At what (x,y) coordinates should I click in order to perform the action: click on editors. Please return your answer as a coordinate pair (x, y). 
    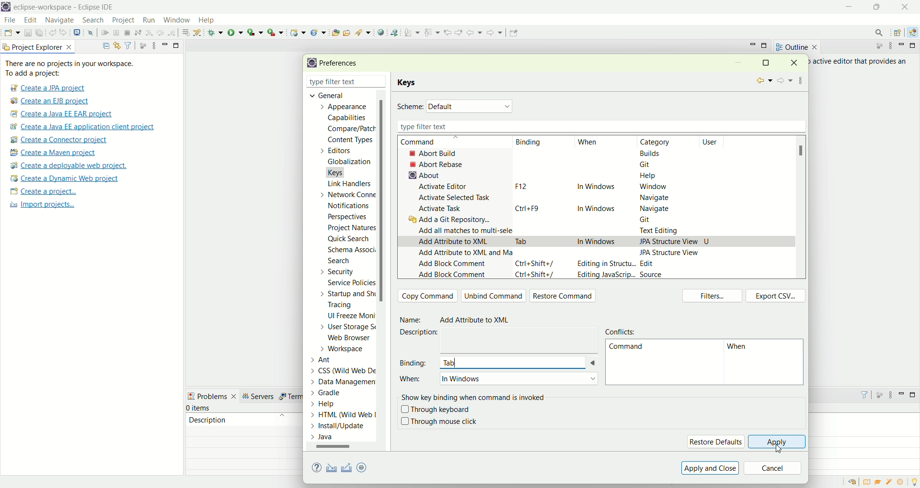
    Looking at the image, I should click on (341, 150).